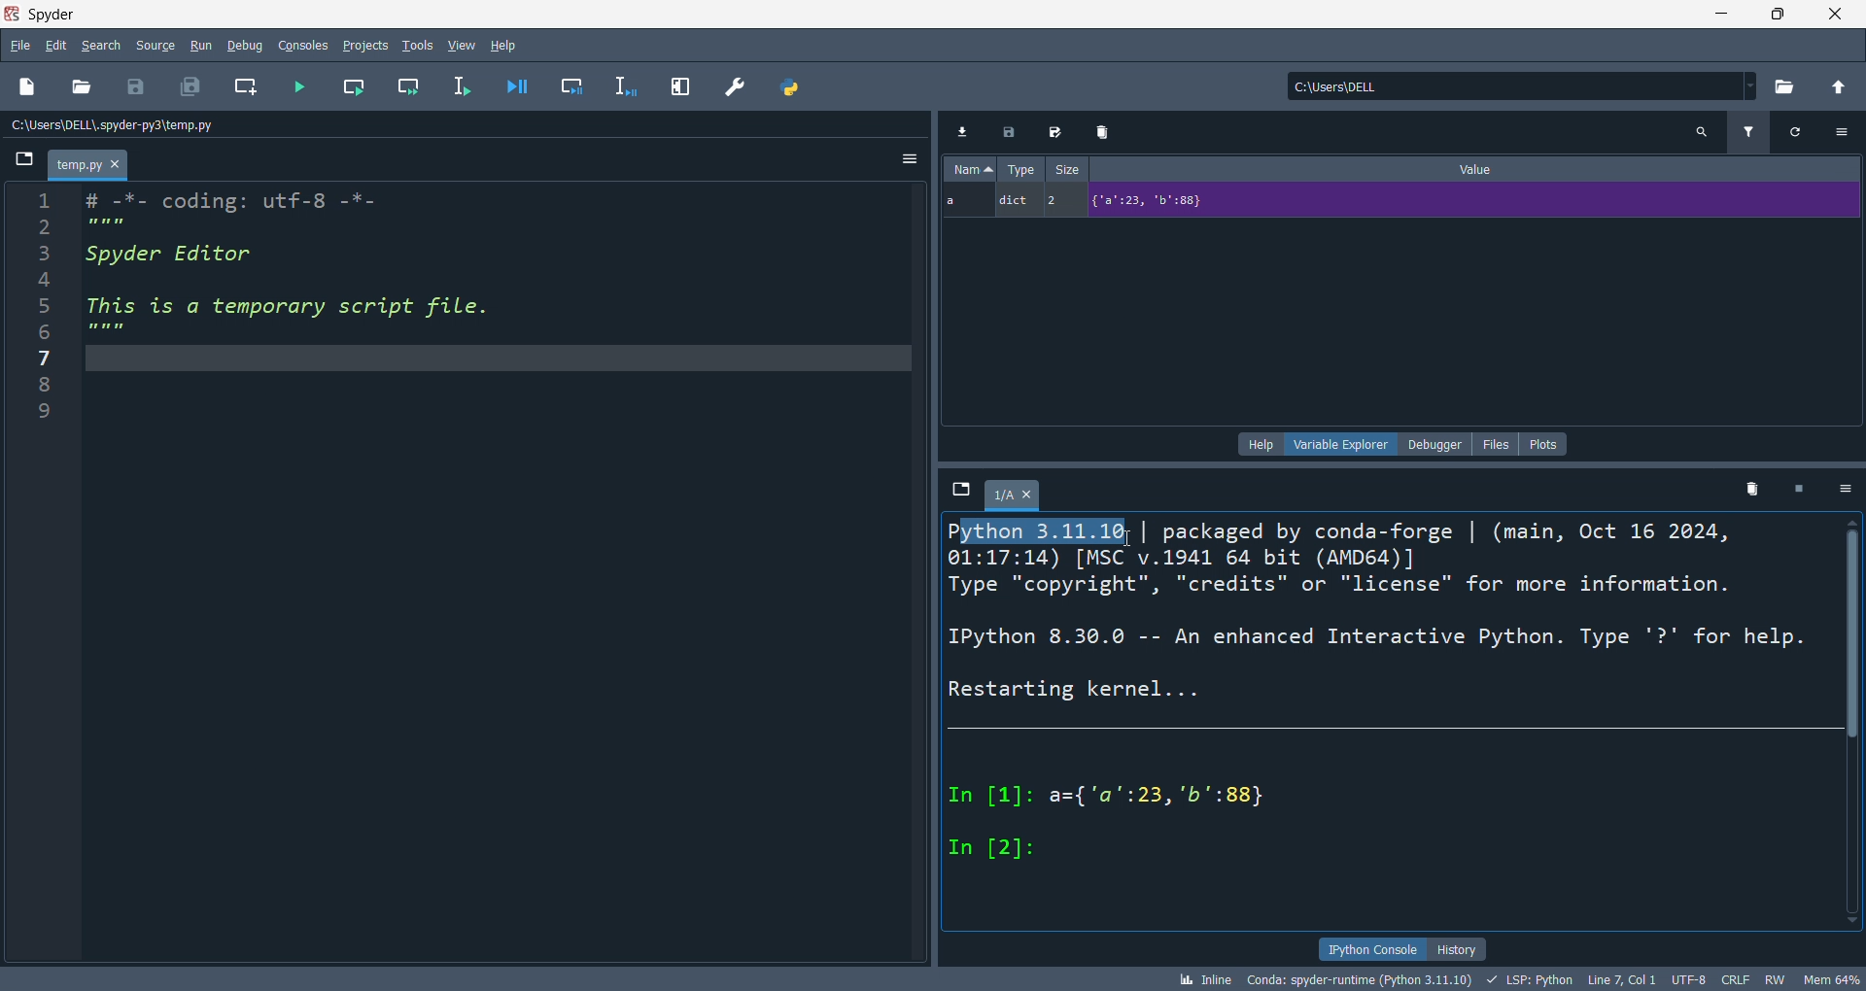 This screenshot has height=991, width=1866. What do you see at coordinates (250, 87) in the screenshot?
I see `new cell` at bounding box center [250, 87].